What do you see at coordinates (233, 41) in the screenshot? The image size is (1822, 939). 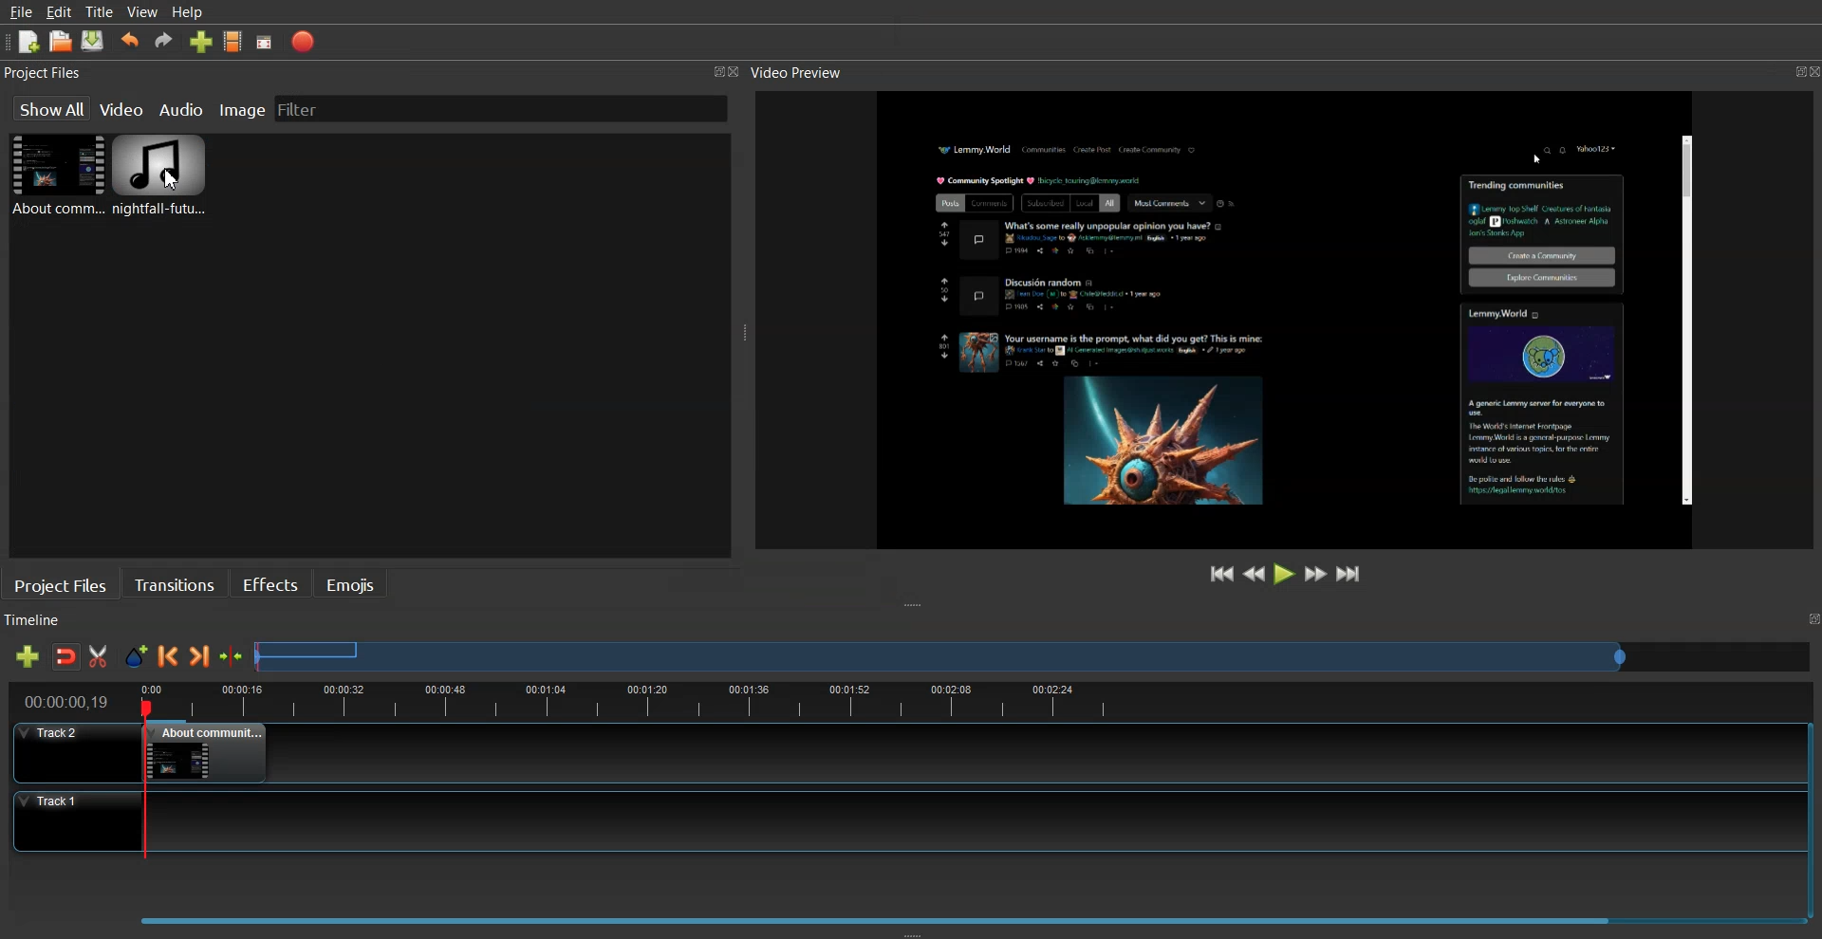 I see `Choose Profile` at bounding box center [233, 41].